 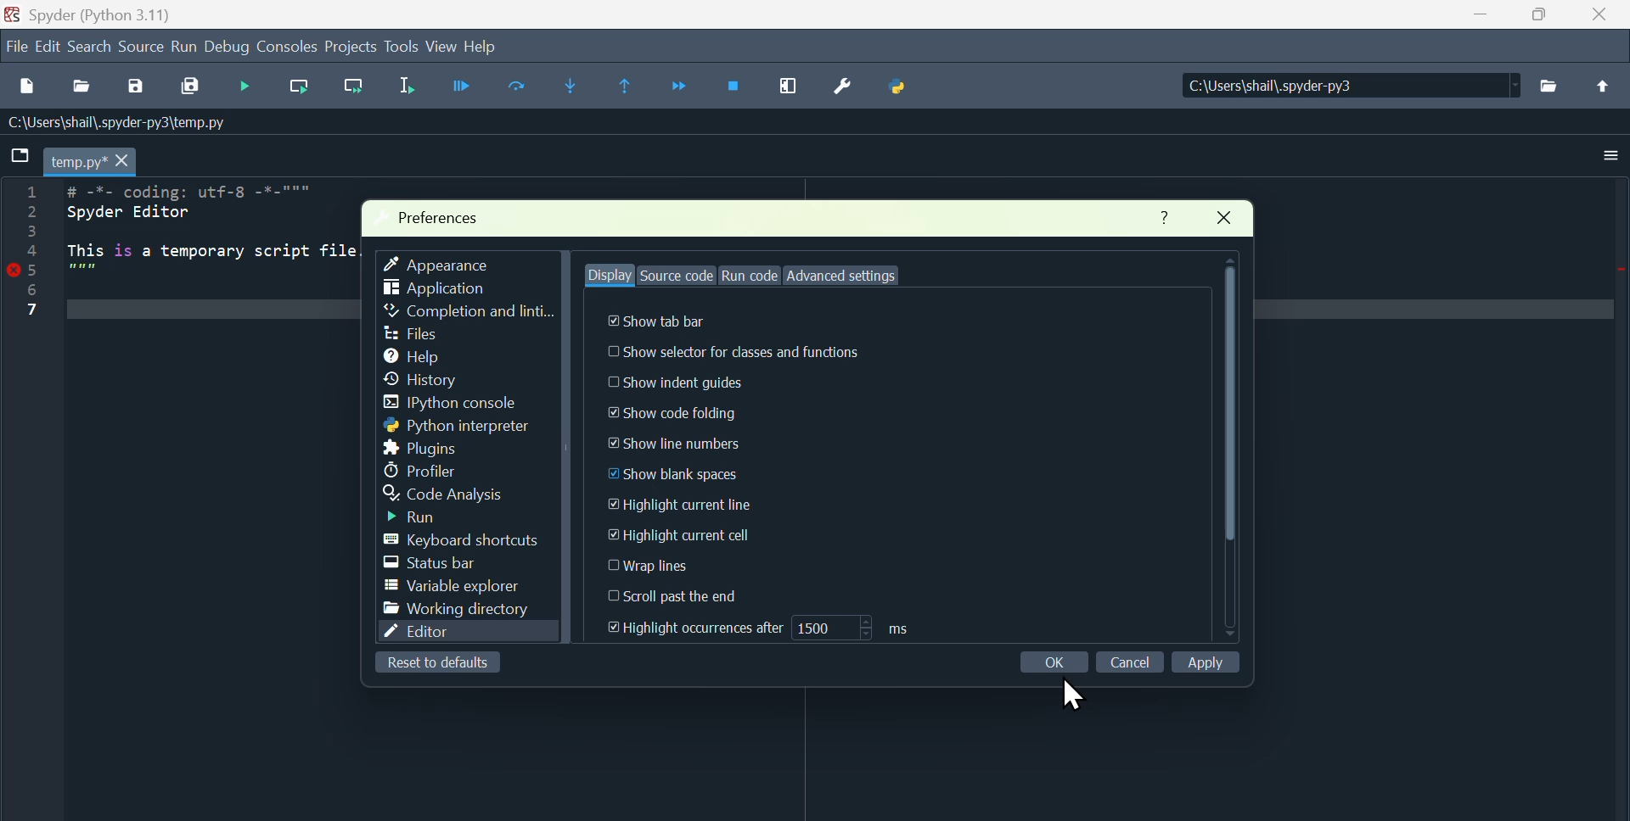 I want to click on history, so click(x=431, y=380).